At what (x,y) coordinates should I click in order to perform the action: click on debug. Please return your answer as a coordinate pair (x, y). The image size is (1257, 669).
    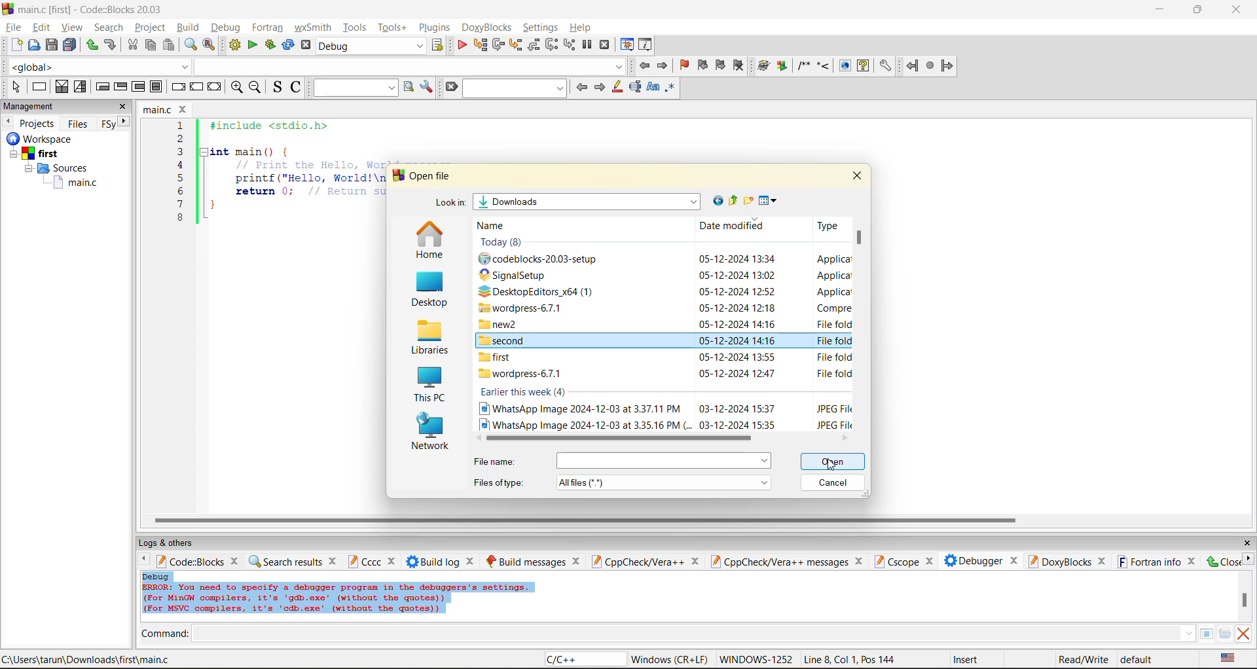
    Looking at the image, I should click on (224, 27).